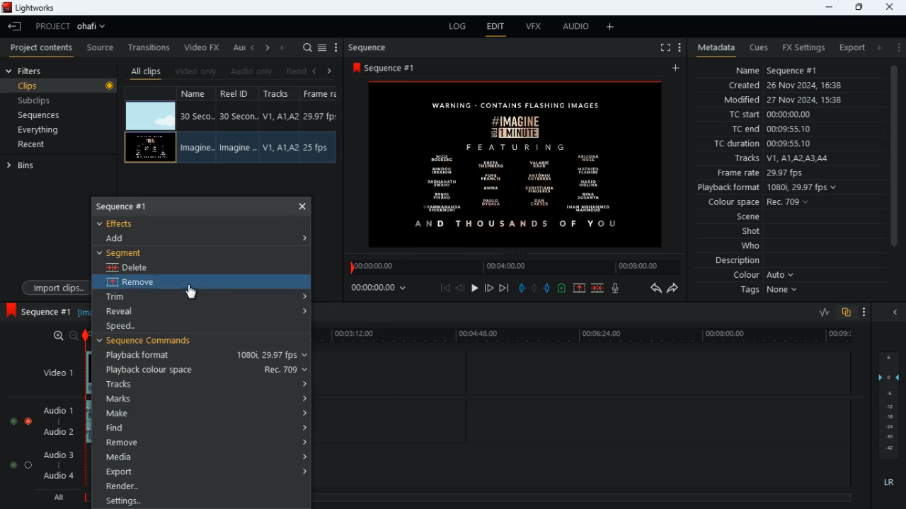 The image size is (906, 509). I want to click on ratio, so click(825, 312).